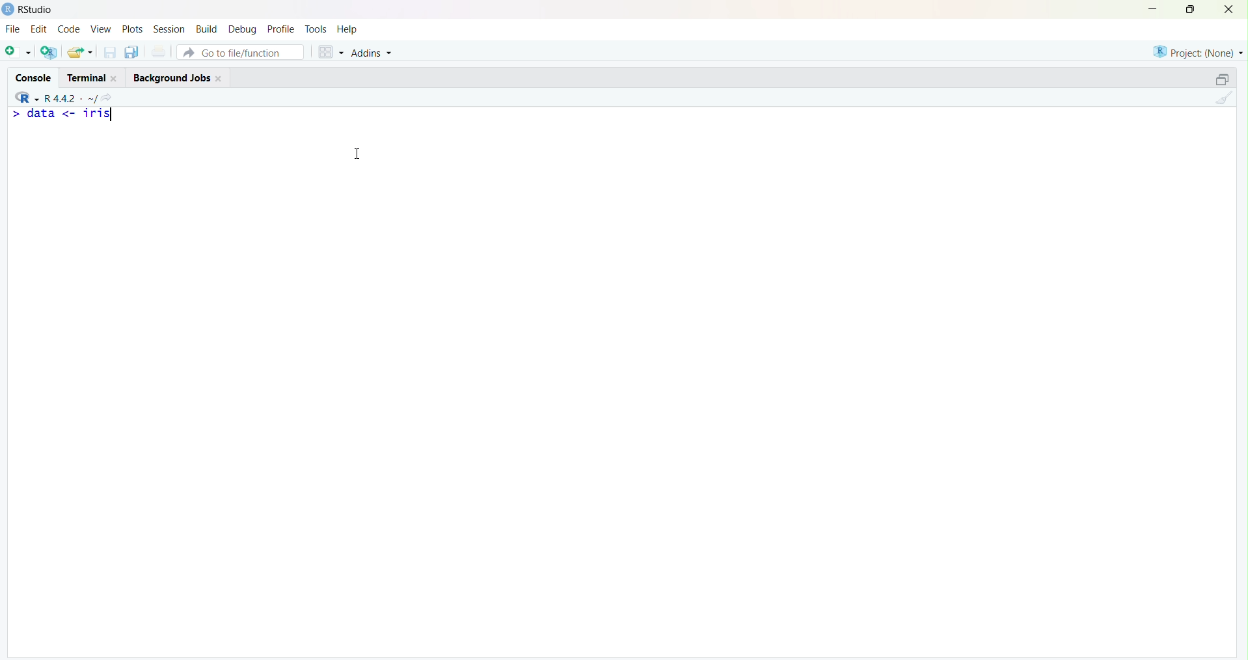  What do you see at coordinates (373, 51) in the screenshot?
I see `Addins` at bounding box center [373, 51].